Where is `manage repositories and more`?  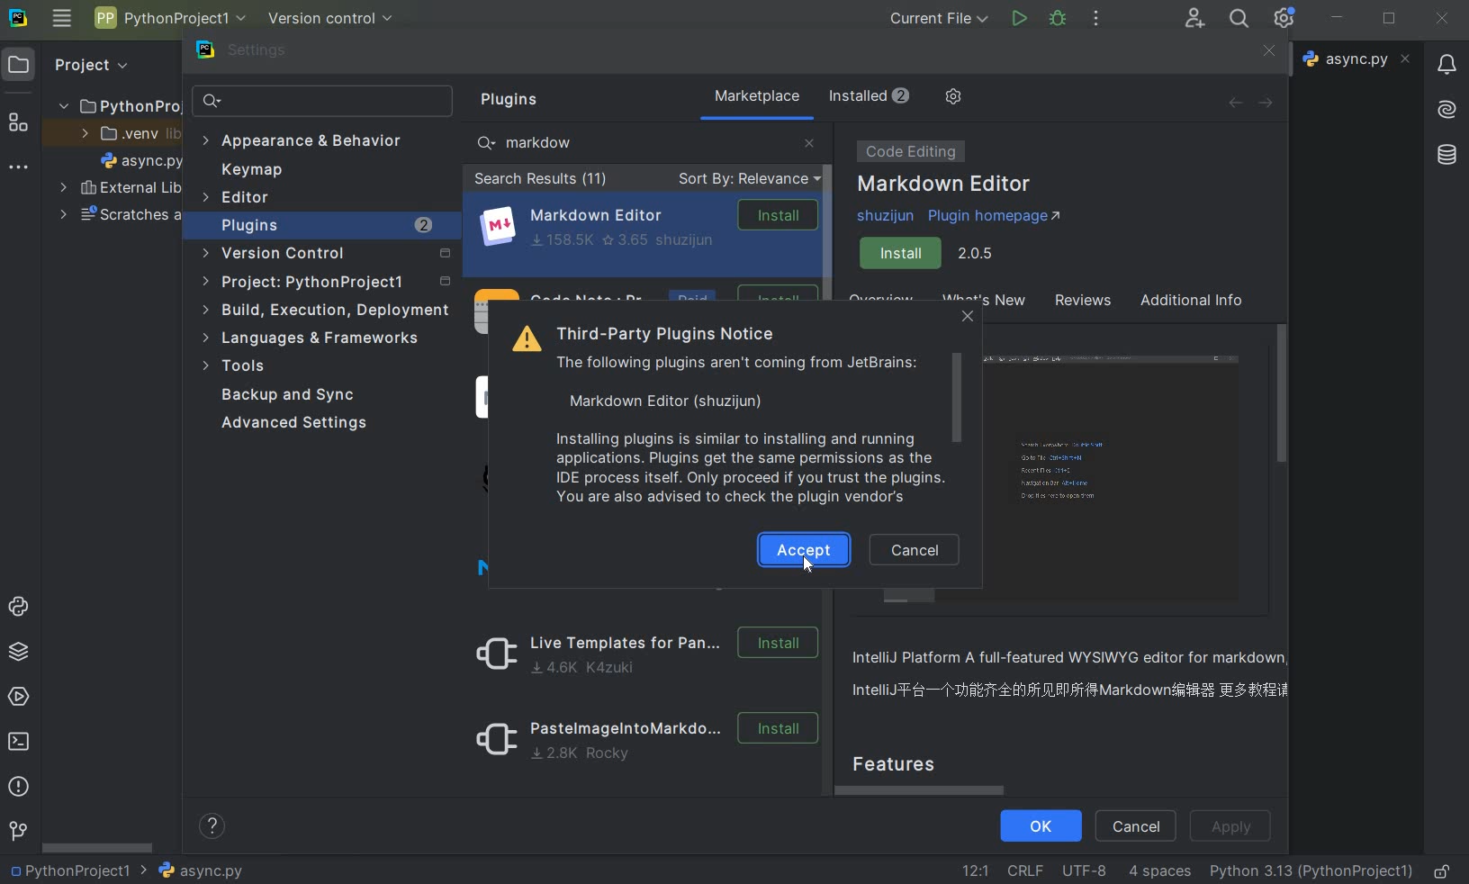 manage repositories and more is located at coordinates (953, 97).